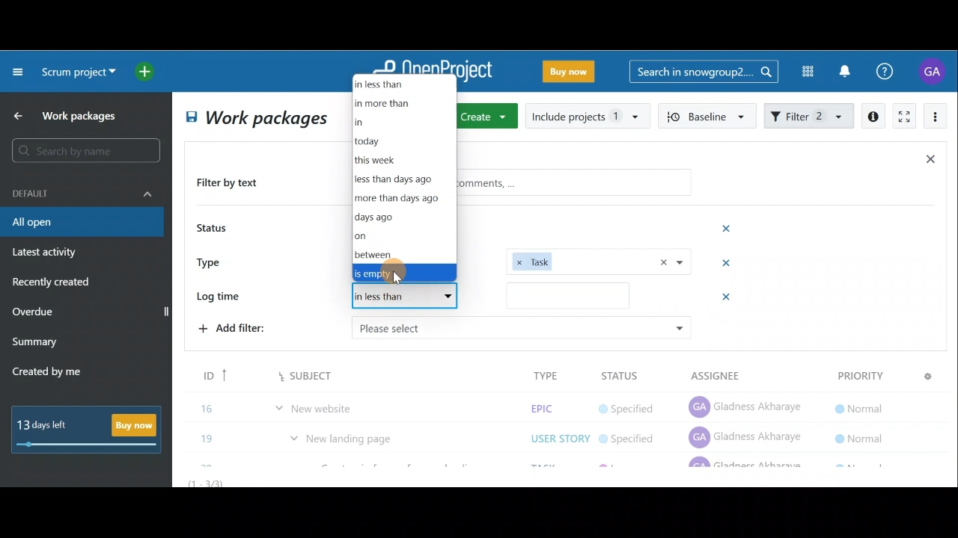 The height and width of the screenshot is (538, 958). I want to click on Item 15, so click(348, 401).